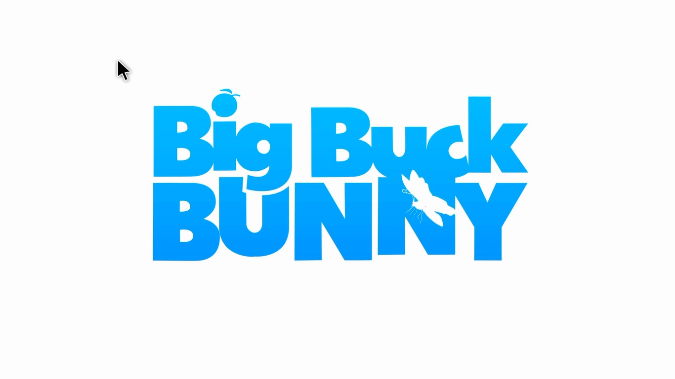  Describe the element at coordinates (328, 171) in the screenshot. I see `streaming` at that location.